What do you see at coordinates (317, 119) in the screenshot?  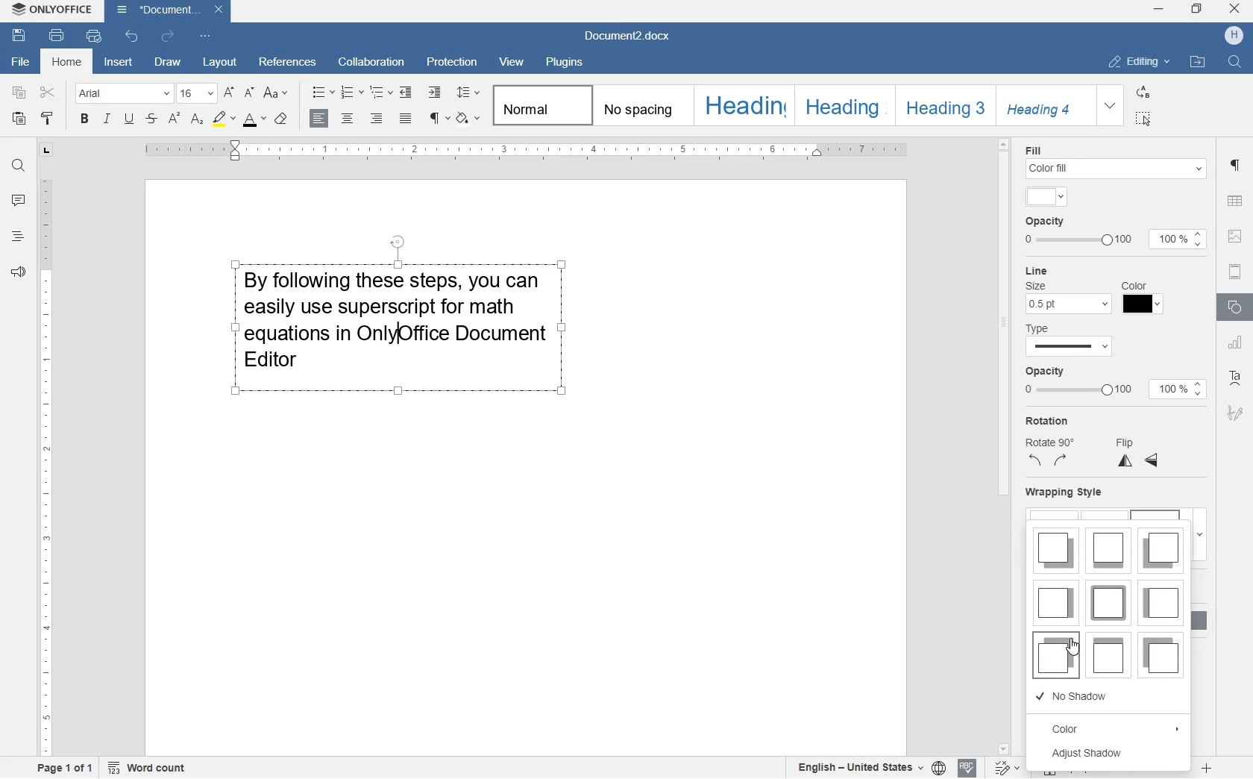 I see `left alignment` at bounding box center [317, 119].